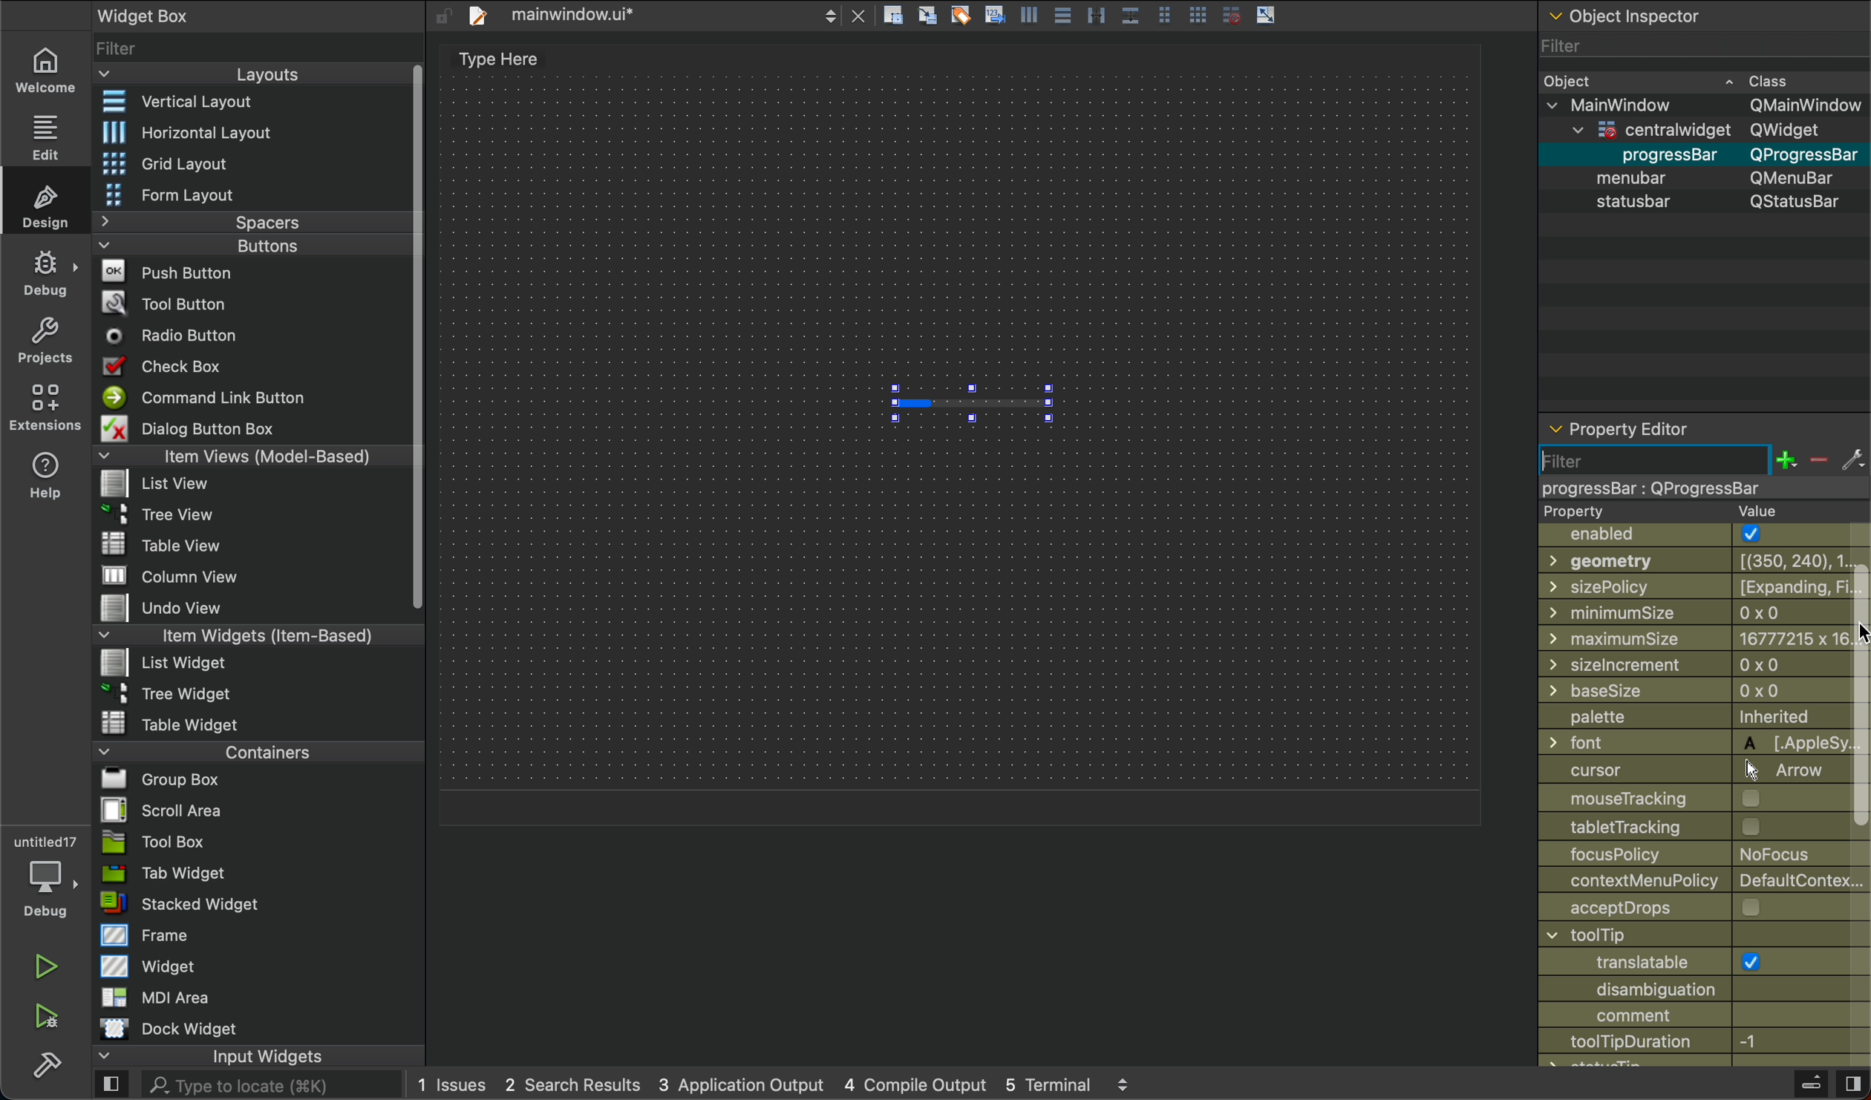  I want to click on , so click(402, 2490).